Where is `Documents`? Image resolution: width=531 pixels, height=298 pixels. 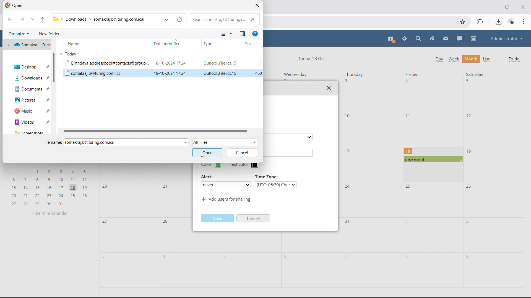 Documents is located at coordinates (27, 89).